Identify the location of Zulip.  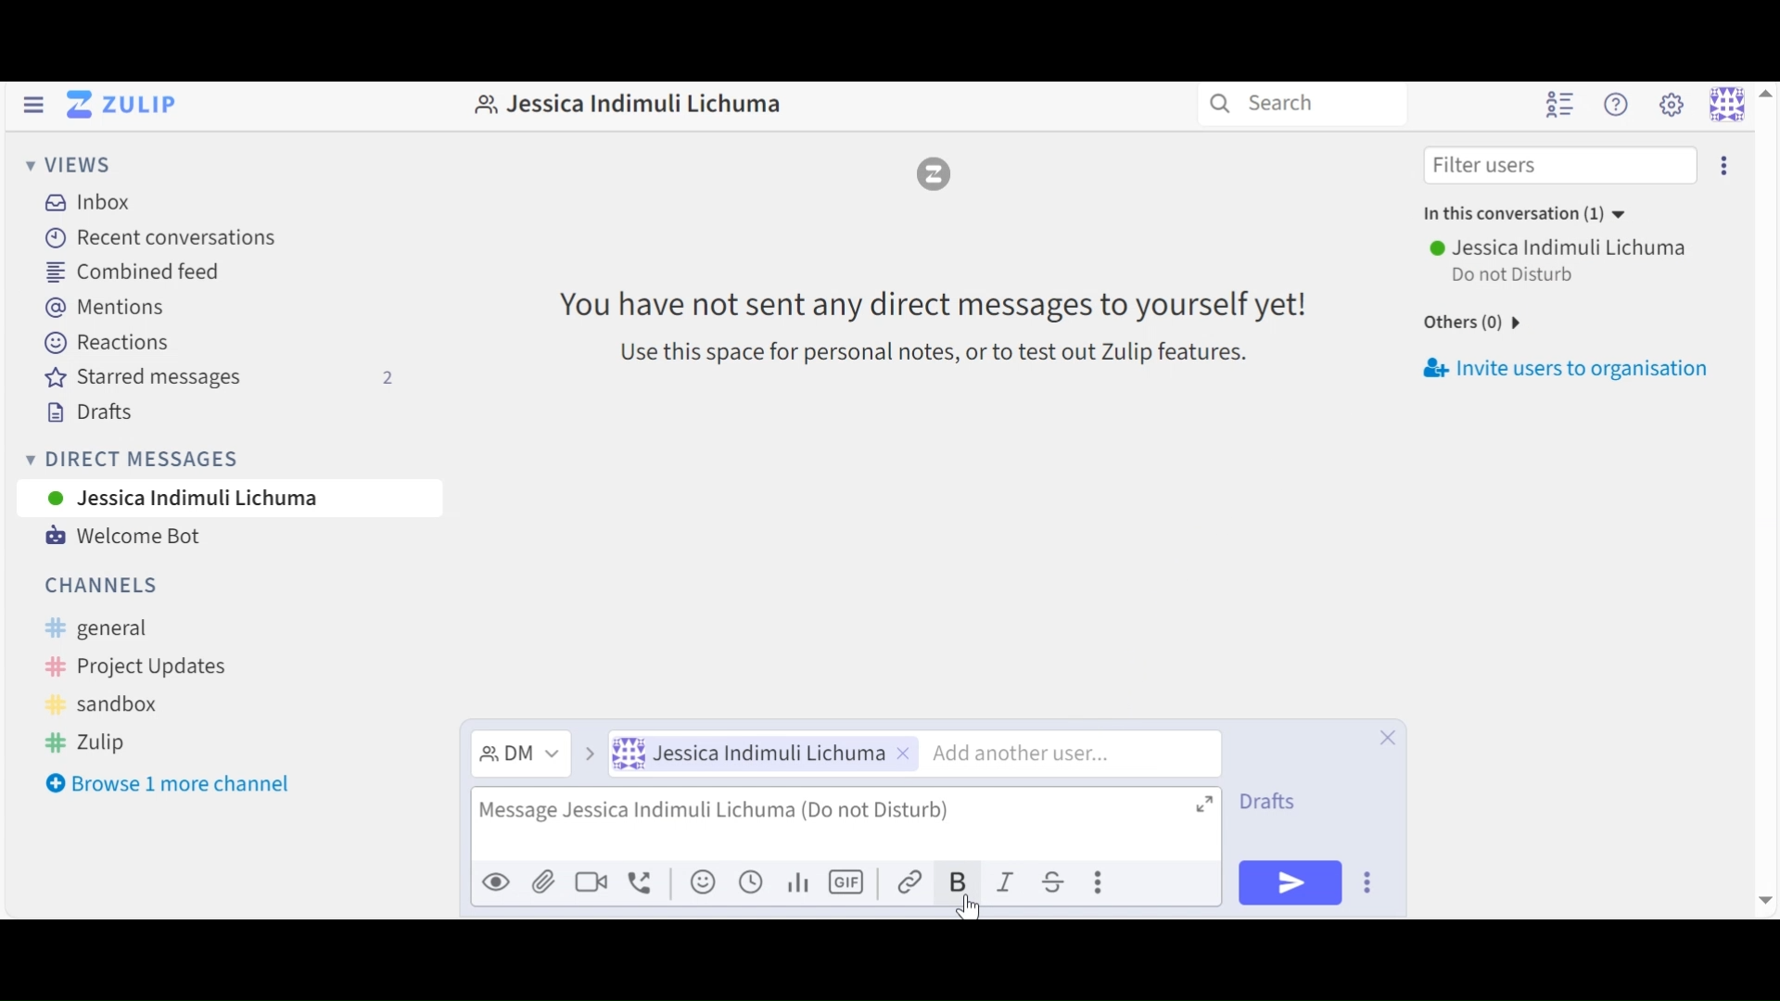
(84, 741).